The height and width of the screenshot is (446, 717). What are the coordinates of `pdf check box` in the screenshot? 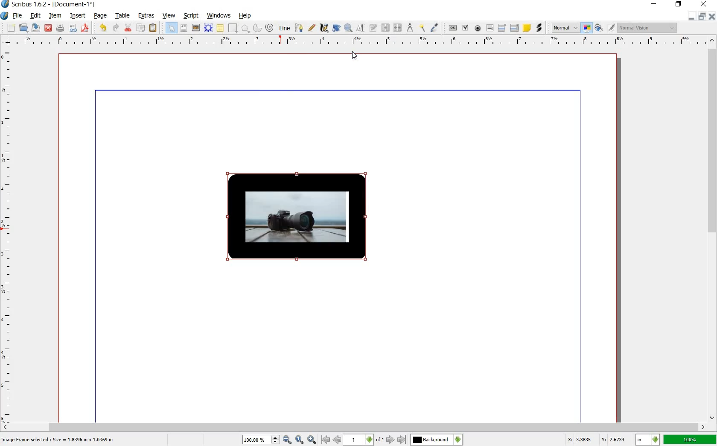 It's located at (466, 28).